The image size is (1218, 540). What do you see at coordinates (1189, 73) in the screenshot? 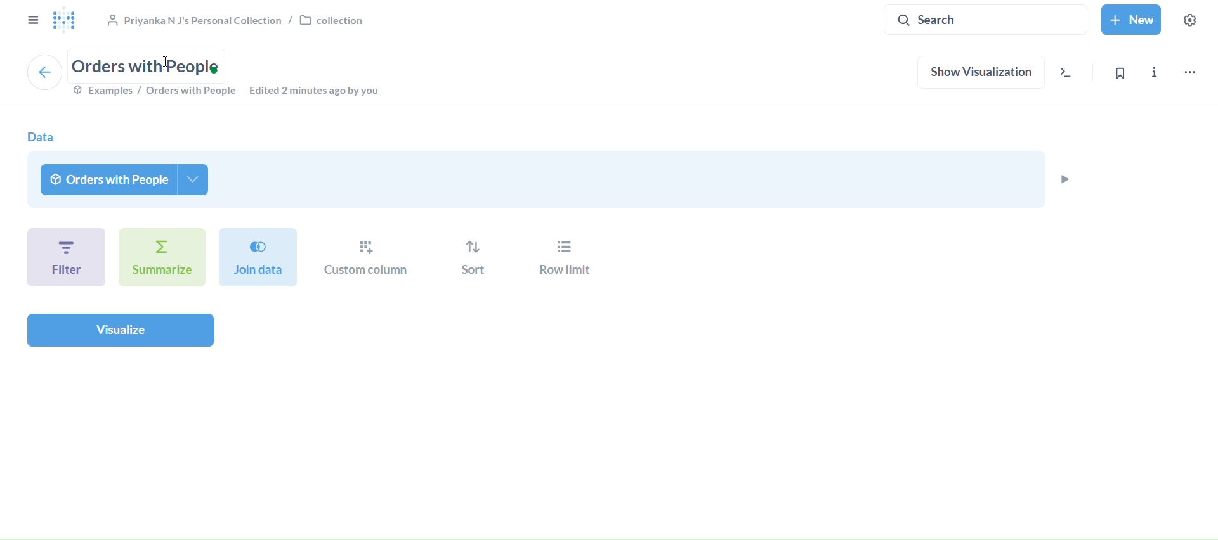
I see `move,trash and more..` at bounding box center [1189, 73].